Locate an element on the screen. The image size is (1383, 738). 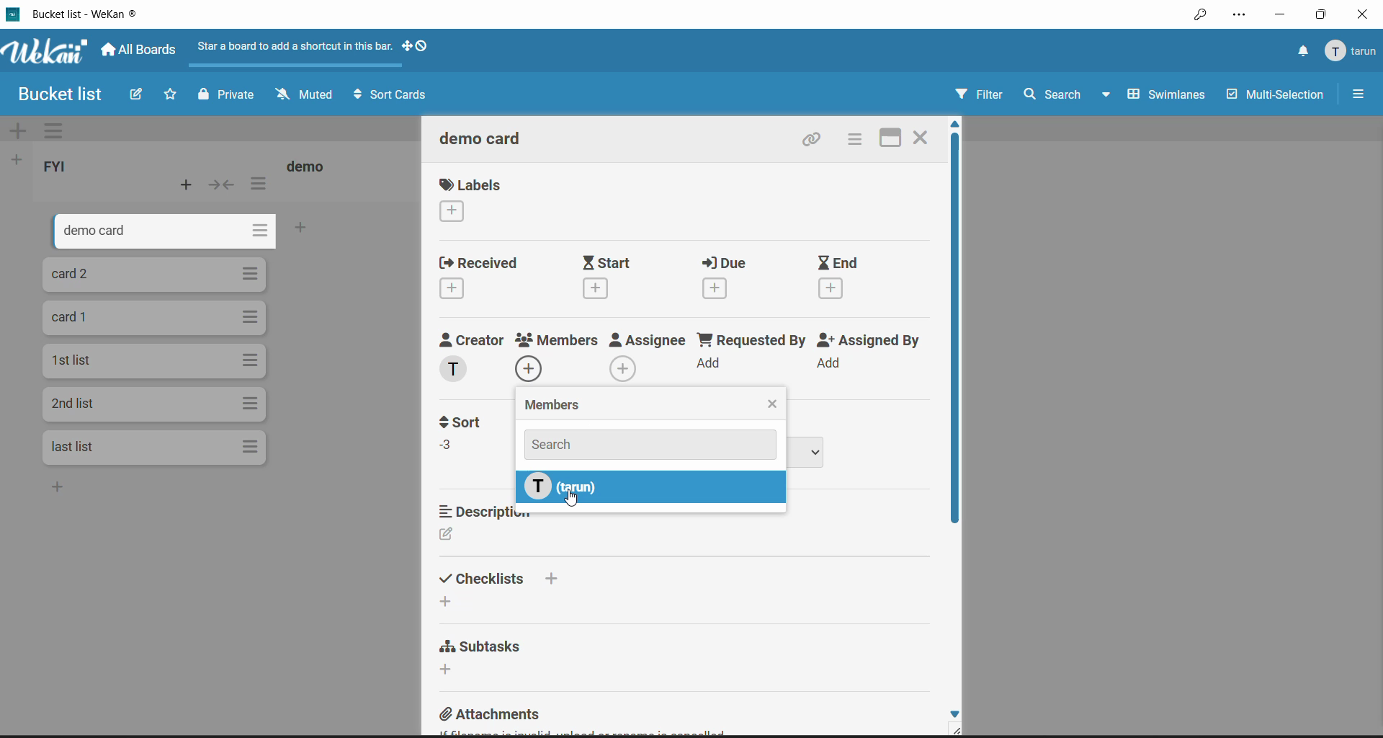
add list is located at coordinates (20, 160).